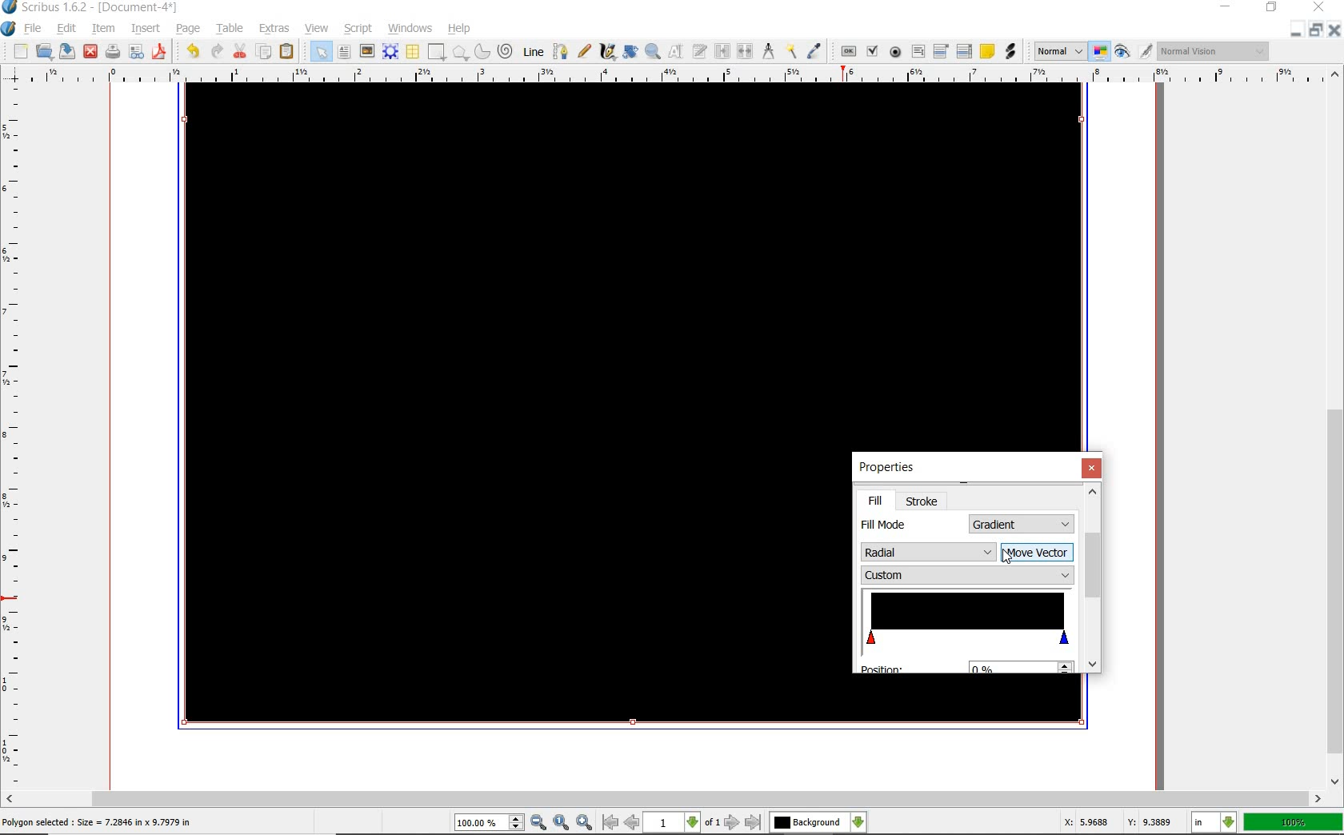 Image resolution: width=1344 pixels, height=835 pixels. What do you see at coordinates (562, 50) in the screenshot?
I see `Bezier curve` at bounding box center [562, 50].